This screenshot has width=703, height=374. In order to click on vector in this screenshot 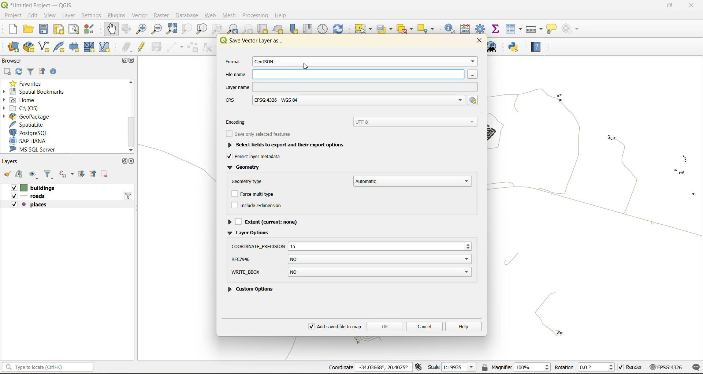, I will do `click(141, 15)`.